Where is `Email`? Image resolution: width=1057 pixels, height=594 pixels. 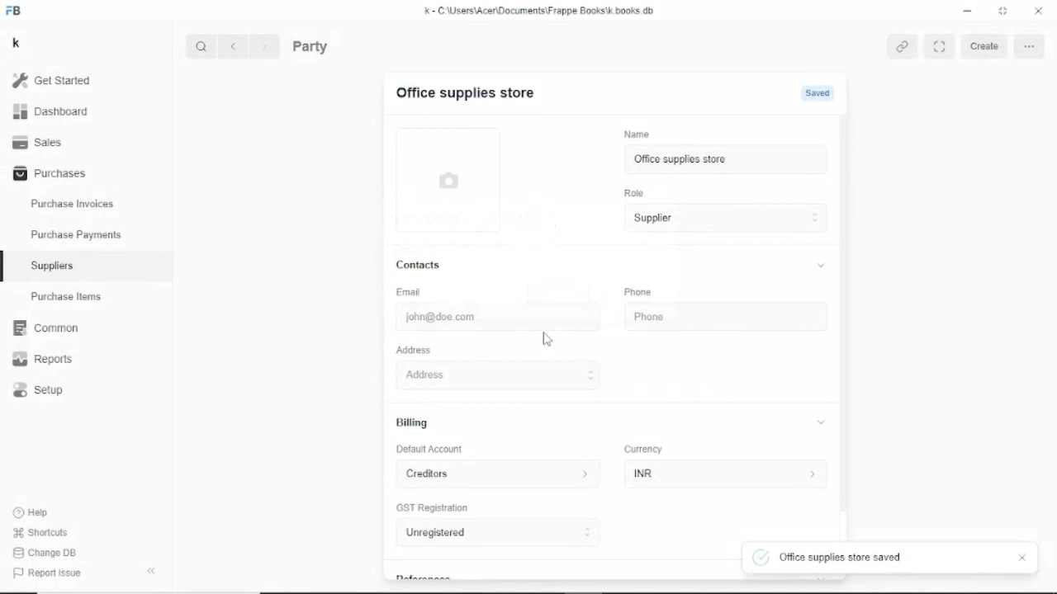 Email is located at coordinates (410, 292).